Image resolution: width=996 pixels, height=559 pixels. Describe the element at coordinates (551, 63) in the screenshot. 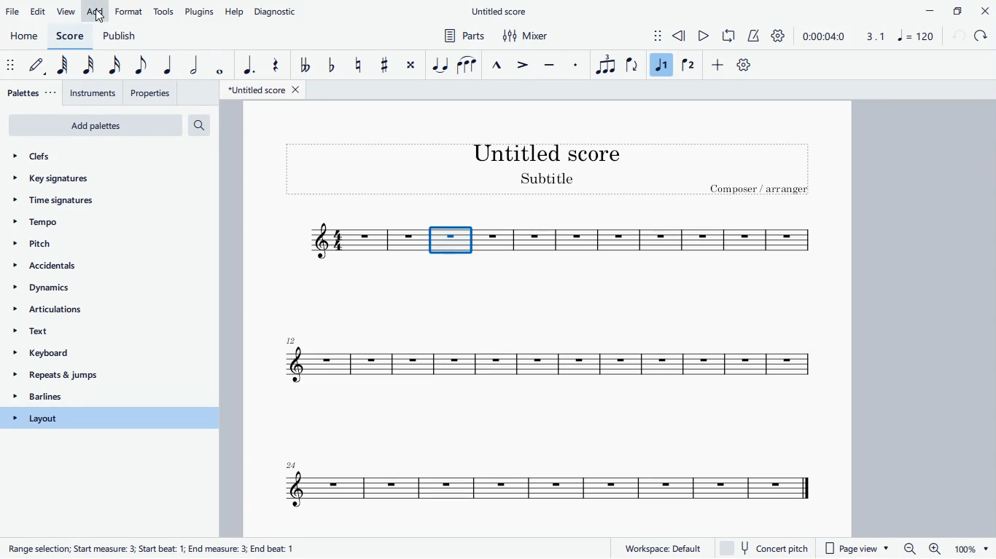

I see `tenuto` at that location.